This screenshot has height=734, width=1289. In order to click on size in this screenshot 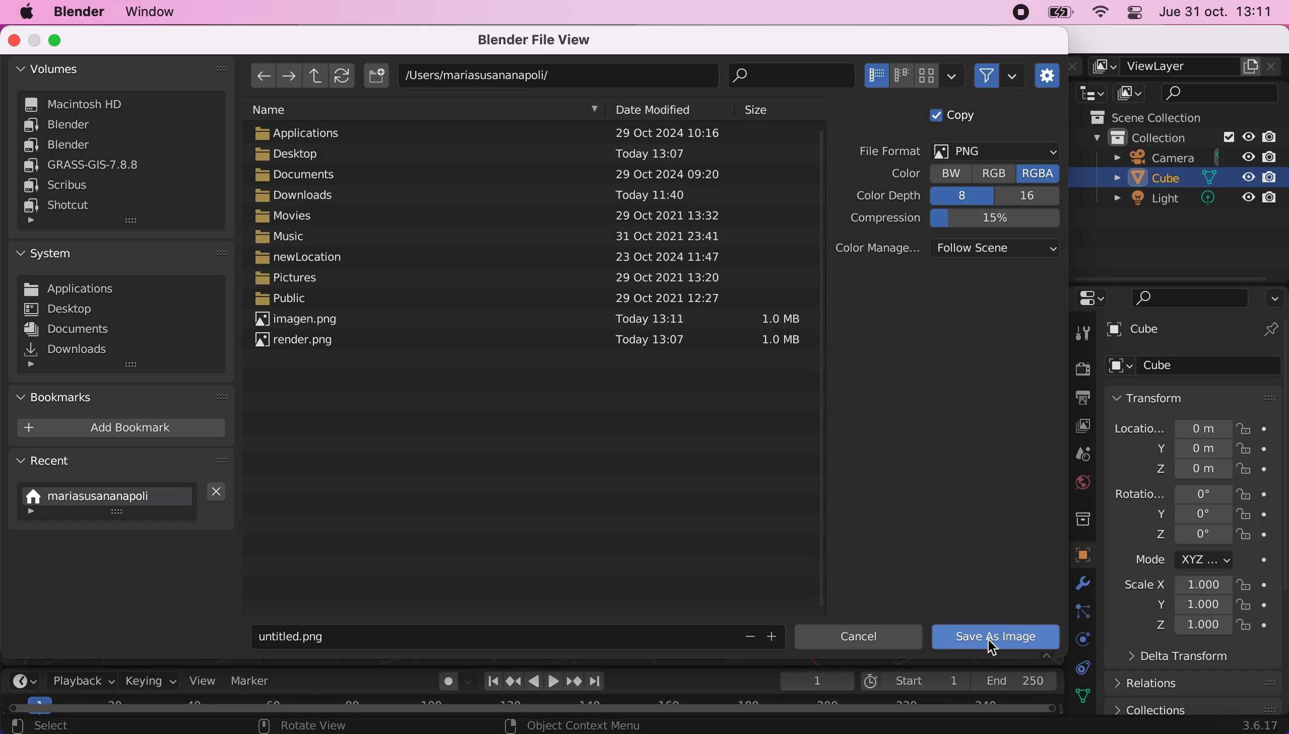, I will do `click(772, 110)`.